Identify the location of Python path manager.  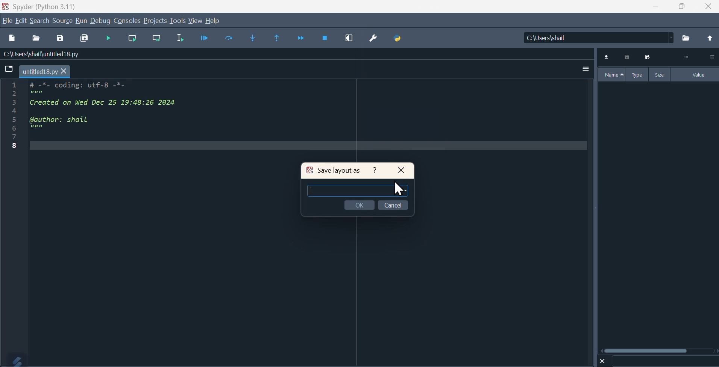
(397, 39).